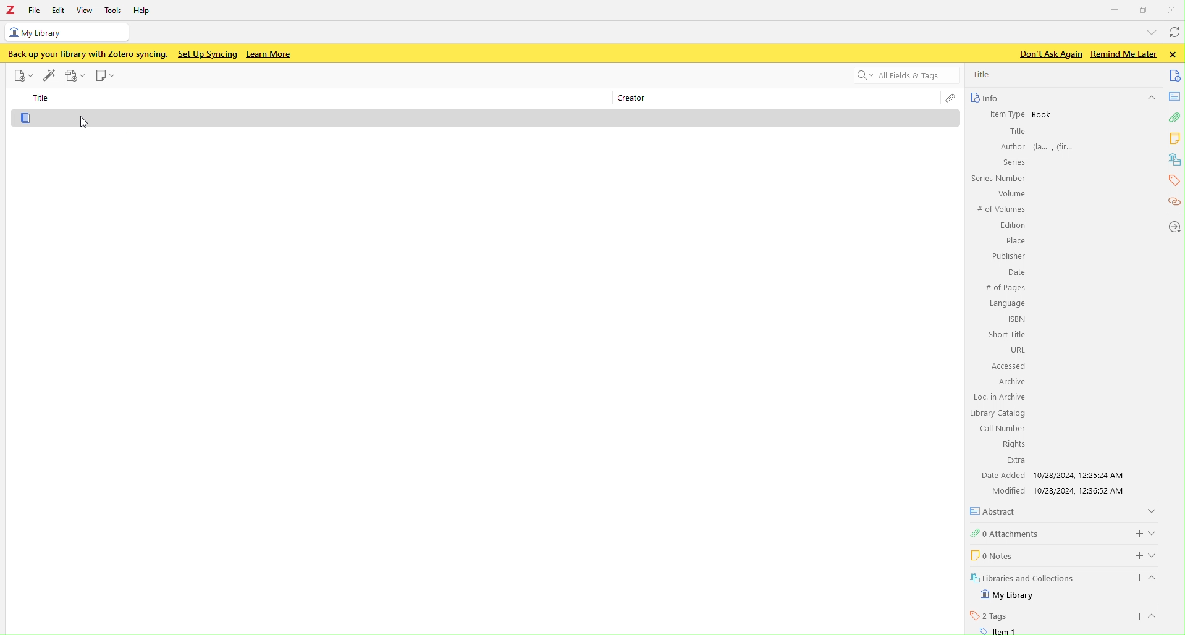 Image resolution: width=1185 pixels, height=635 pixels. Describe the element at coordinates (1042, 115) in the screenshot. I see `Book` at that location.